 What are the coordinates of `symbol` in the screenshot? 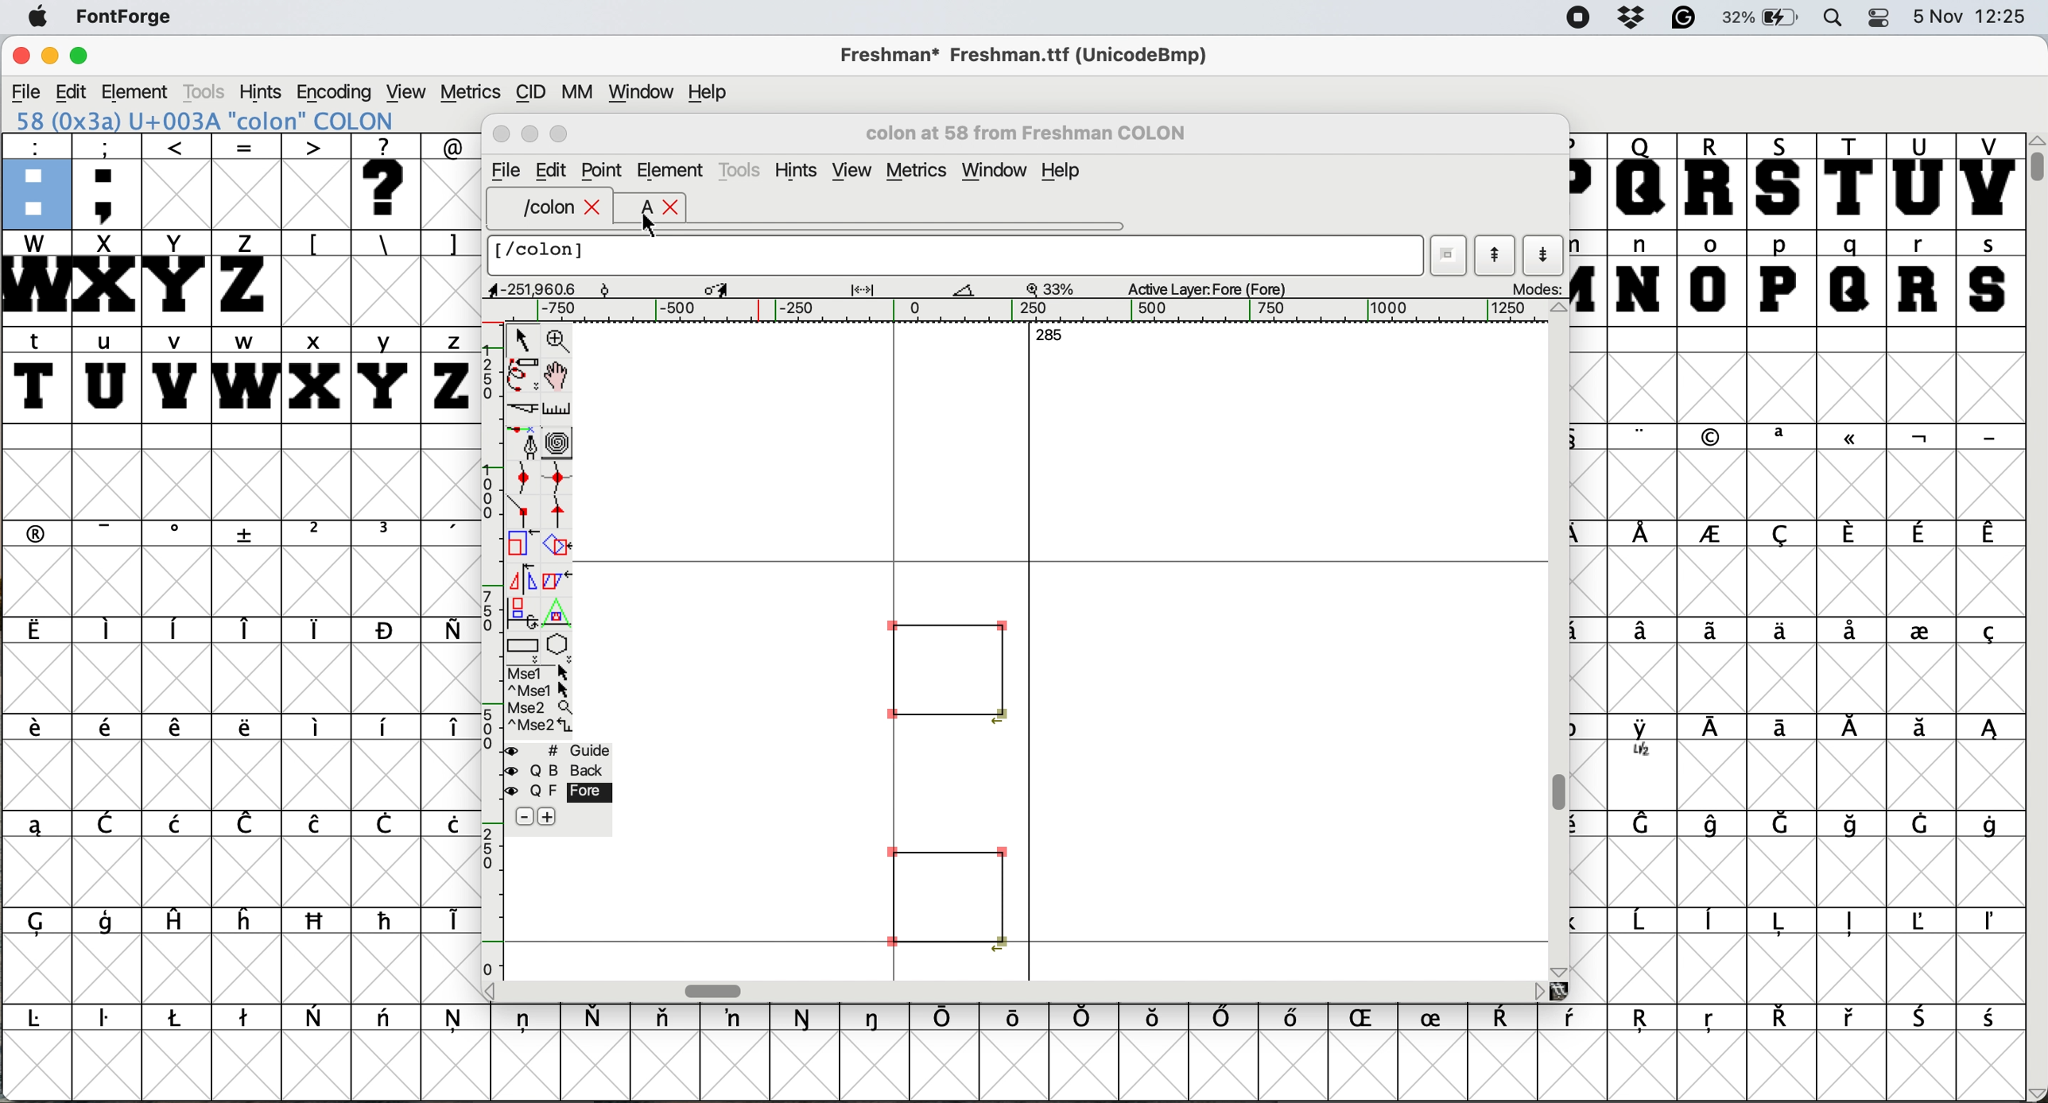 It's located at (37, 732).